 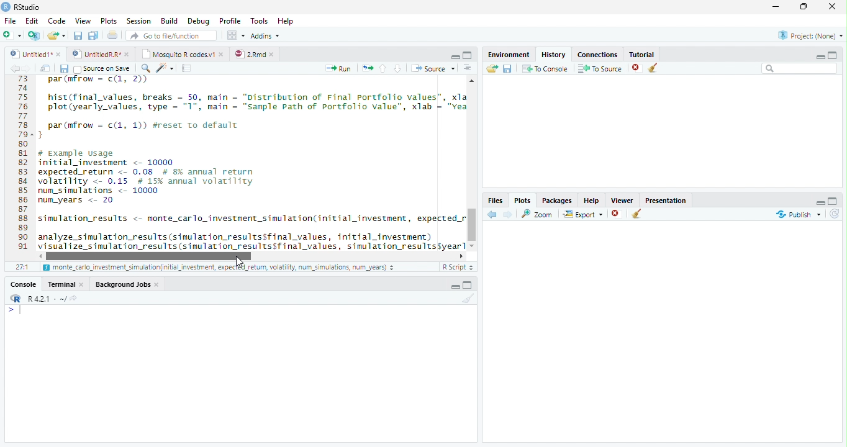 What do you see at coordinates (34, 35) in the screenshot?
I see `Create project` at bounding box center [34, 35].